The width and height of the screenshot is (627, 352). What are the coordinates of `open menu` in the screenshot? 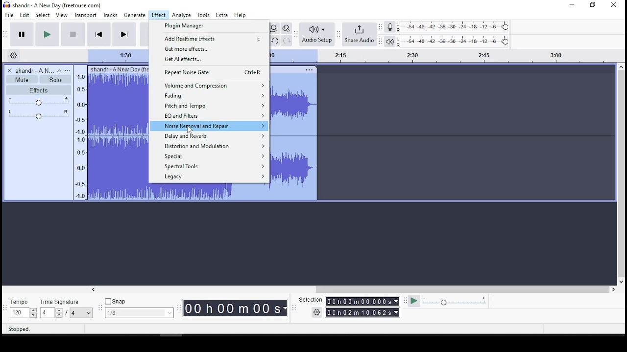 It's located at (69, 70).